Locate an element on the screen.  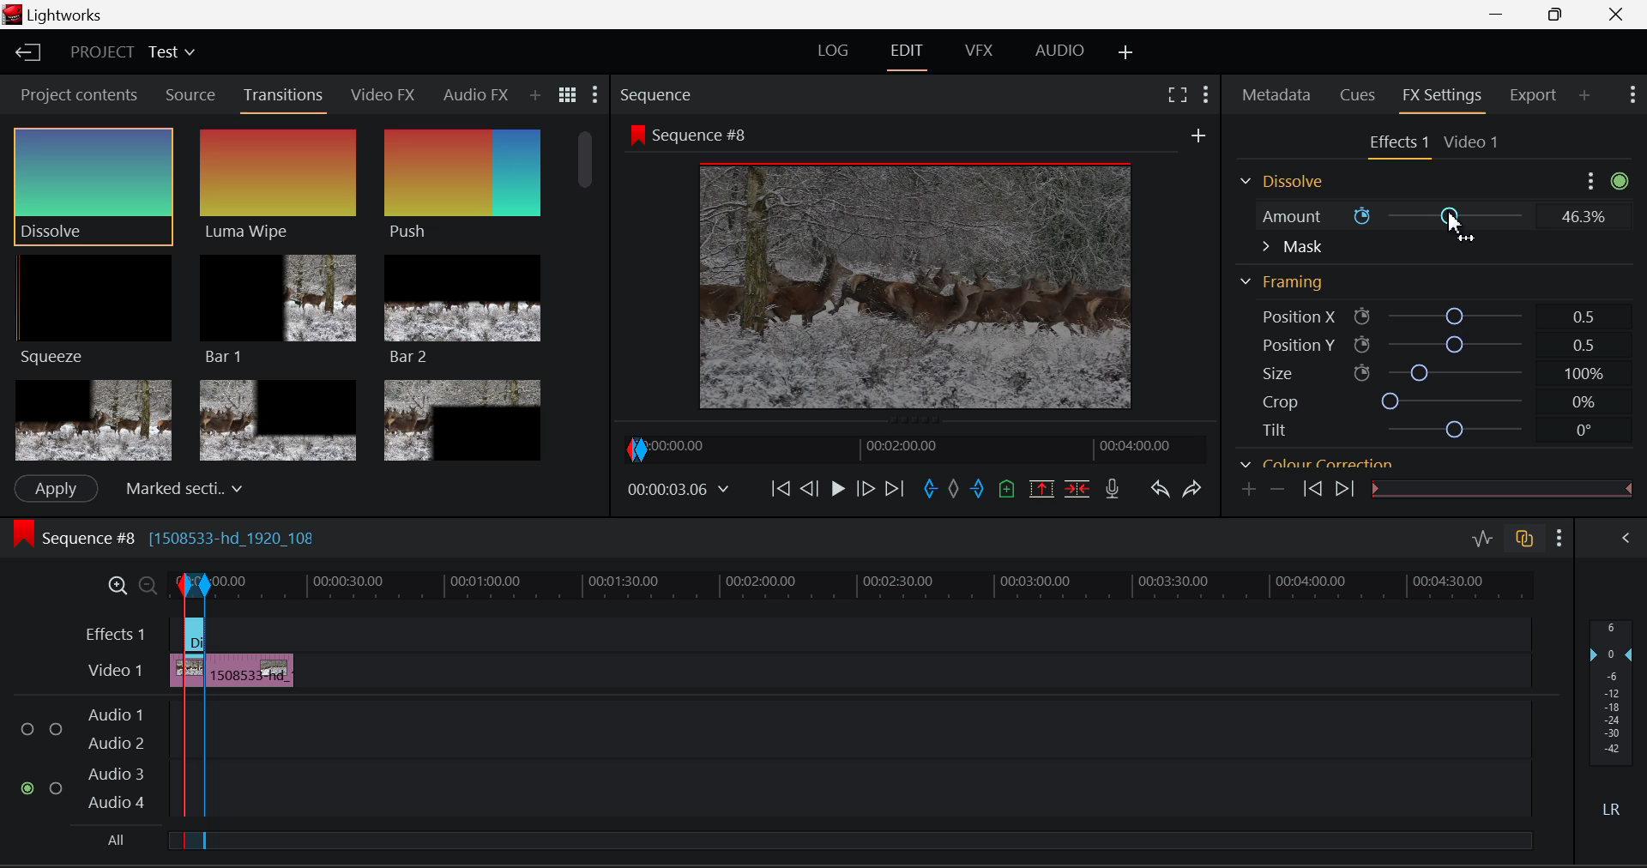
Bar 2 is located at coordinates (462, 310).